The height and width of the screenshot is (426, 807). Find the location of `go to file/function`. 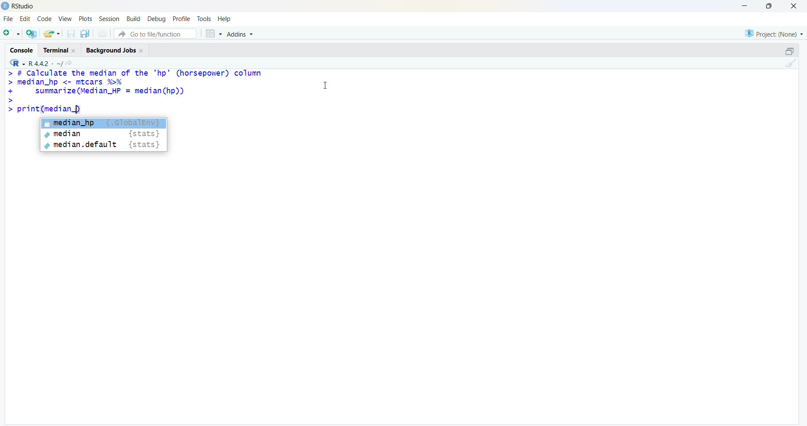

go to file/function is located at coordinates (156, 34).